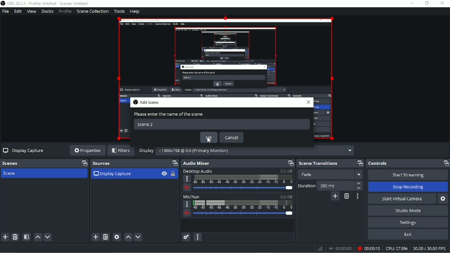 The height and width of the screenshot is (253, 450). What do you see at coordinates (112, 174) in the screenshot?
I see `Display capture` at bounding box center [112, 174].